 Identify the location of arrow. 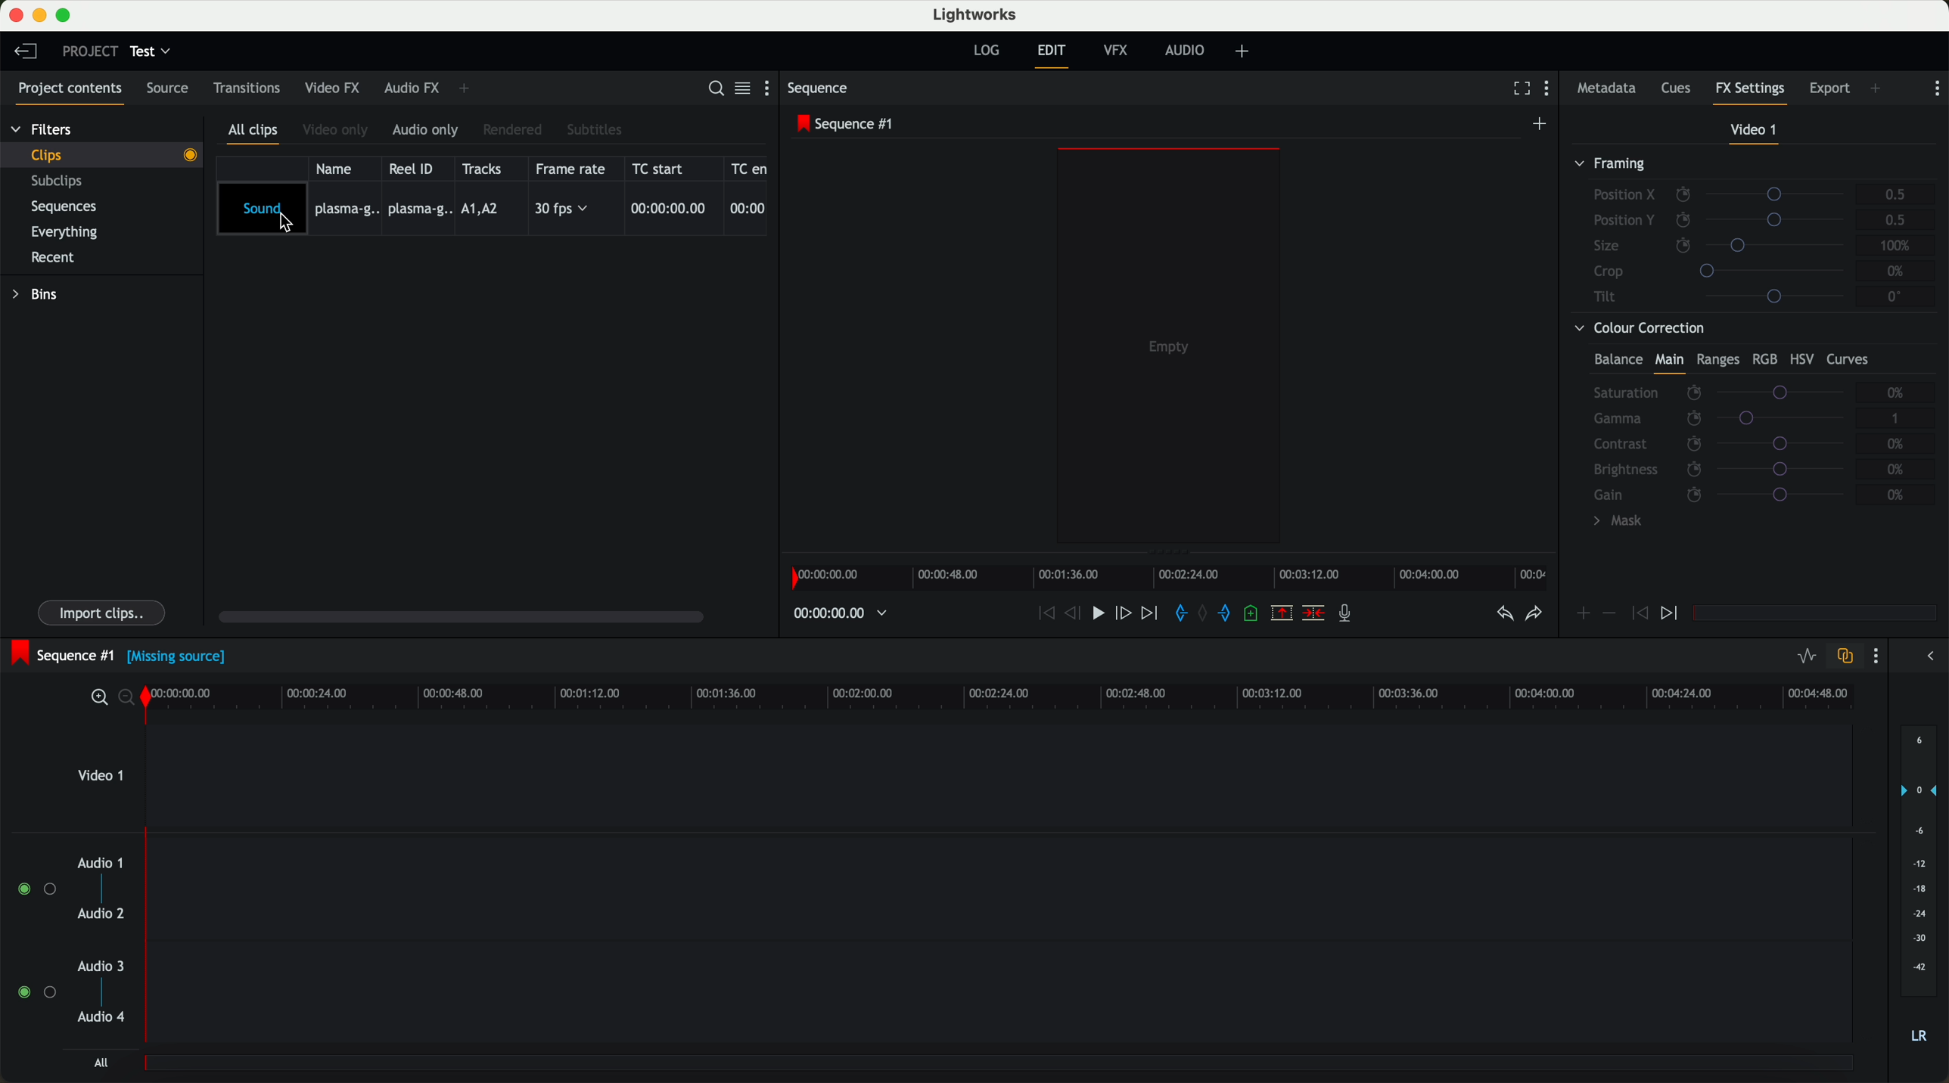
(1926, 657).